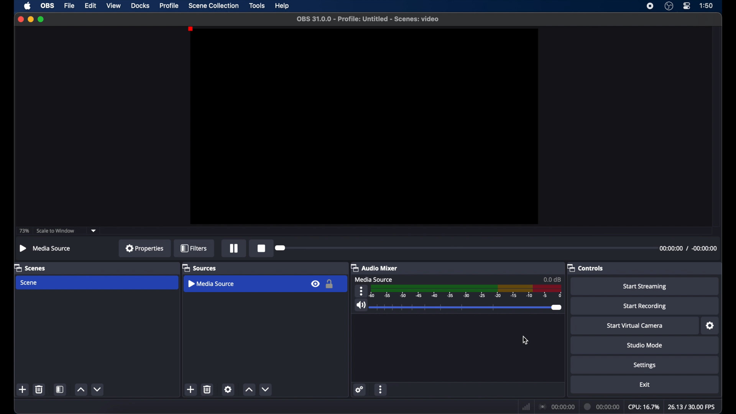  I want to click on Properties, so click(145, 249).